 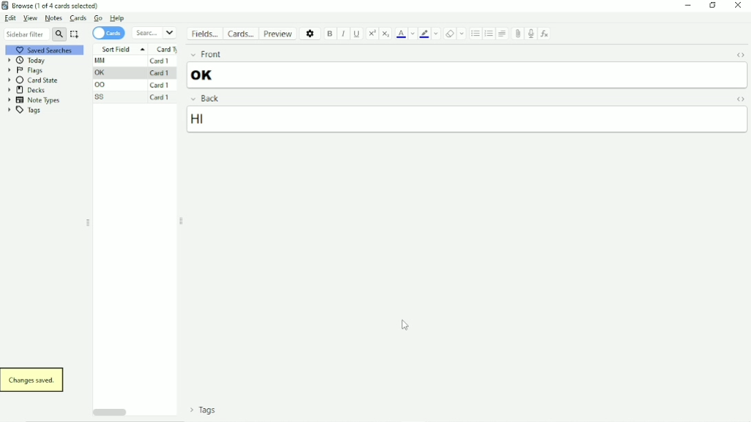 What do you see at coordinates (489, 34) in the screenshot?
I see `Ordered list` at bounding box center [489, 34].